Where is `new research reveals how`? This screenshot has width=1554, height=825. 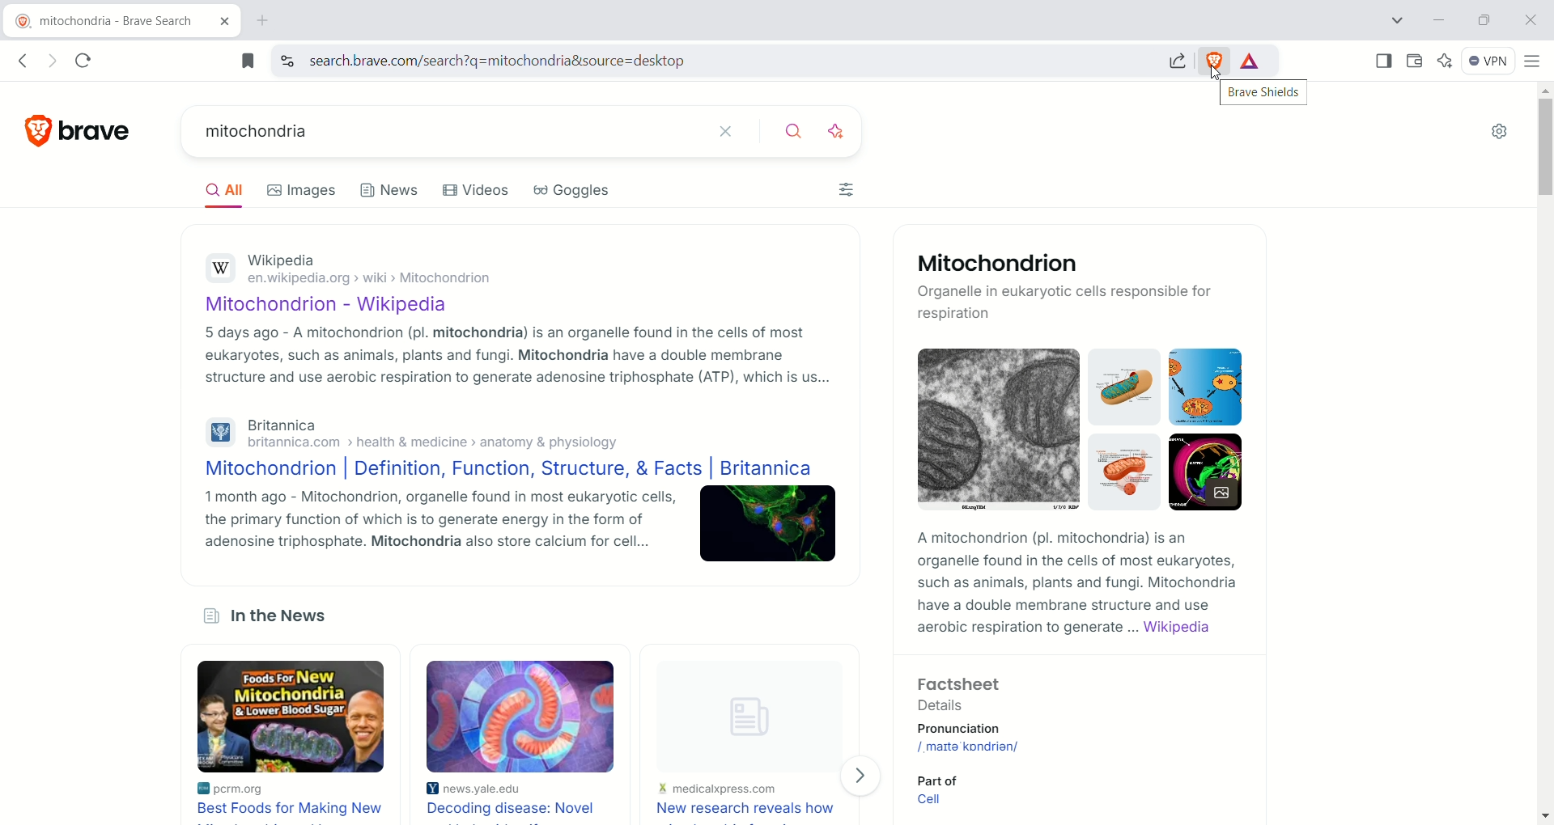
new research reveals how is located at coordinates (745, 808).